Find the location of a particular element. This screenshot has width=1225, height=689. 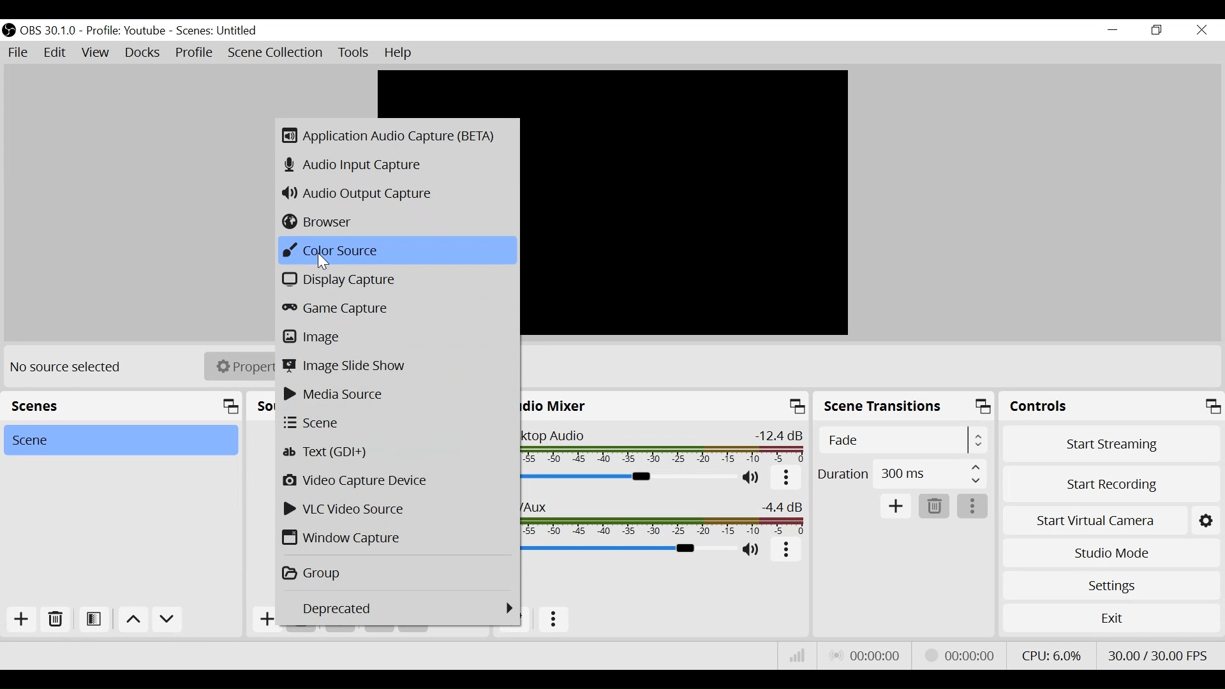

More Options is located at coordinates (557, 618).